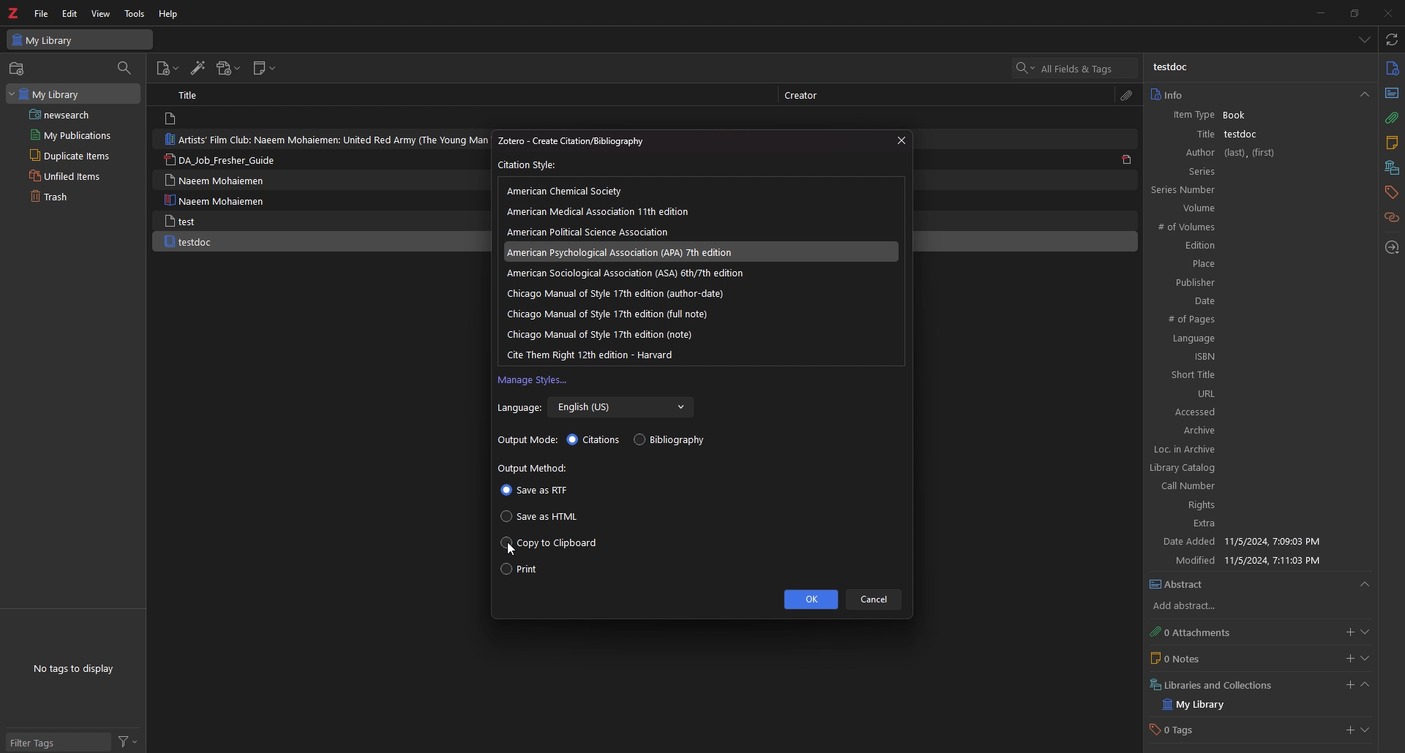  I want to click on unfiled items, so click(69, 175).